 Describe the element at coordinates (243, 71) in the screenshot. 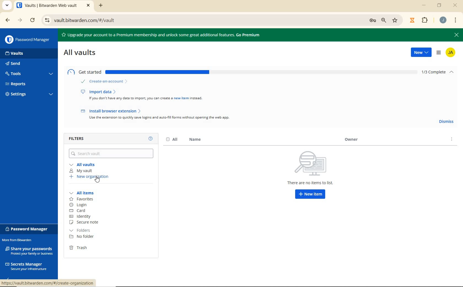

I see `get started` at that location.